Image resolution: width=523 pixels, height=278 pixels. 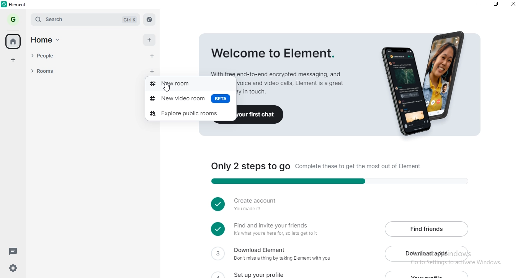 What do you see at coordinates (85, 57) in the screenshot?
I see `people` at bounding box center [85, 57].